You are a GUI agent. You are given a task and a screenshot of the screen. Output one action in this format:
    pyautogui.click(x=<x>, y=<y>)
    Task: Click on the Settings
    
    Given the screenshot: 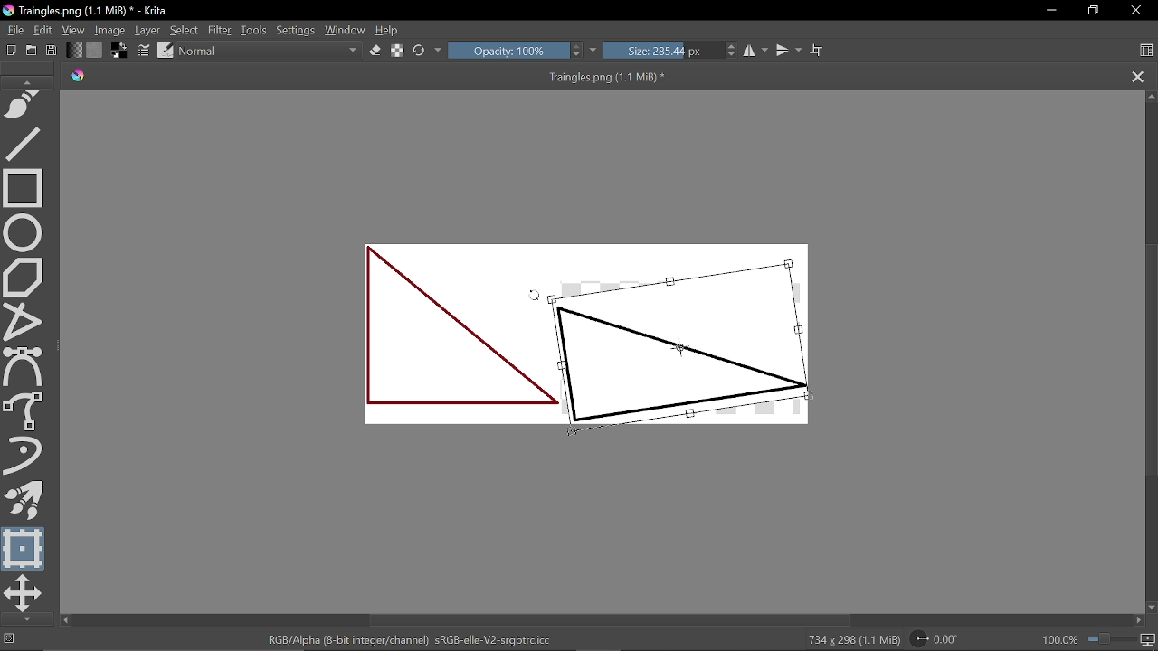 What is the action you would take?
    pyautogui.click(x=297, y=32)
    